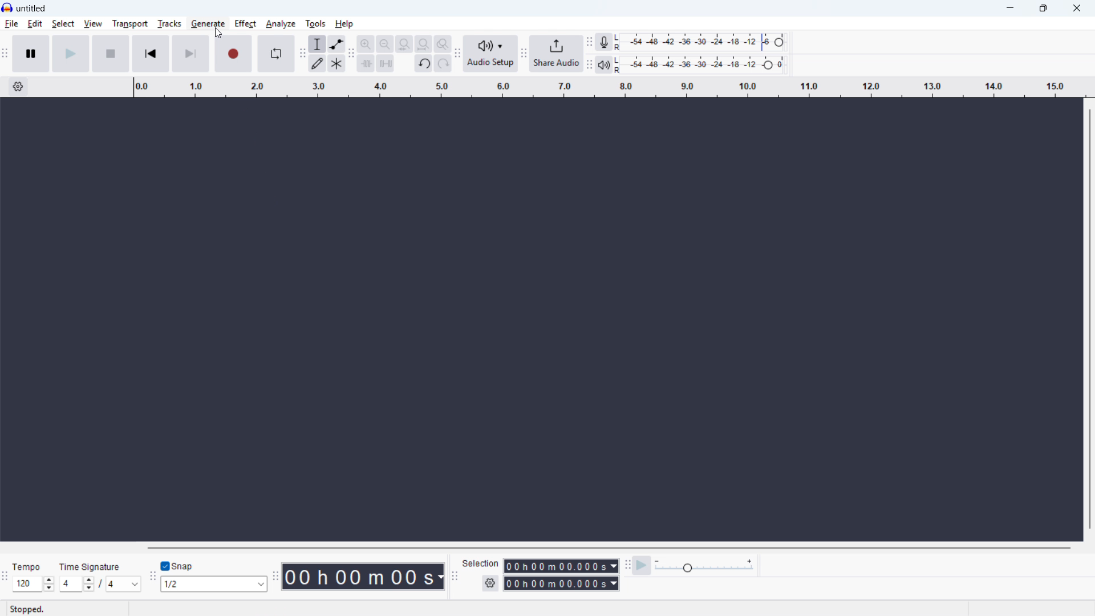  I want to click on Draw tool , so click(318, 64).